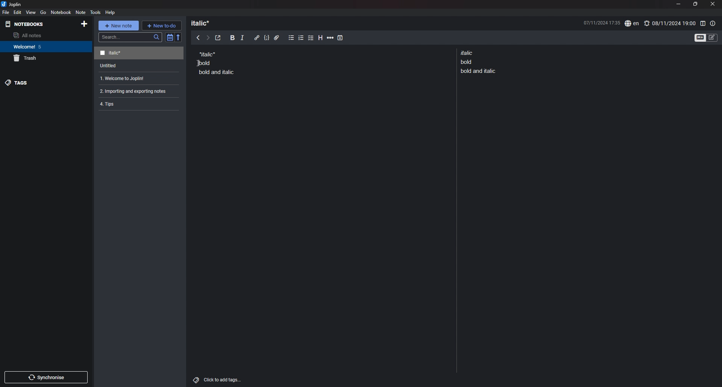  I want to click on bold, so click(232, 38).